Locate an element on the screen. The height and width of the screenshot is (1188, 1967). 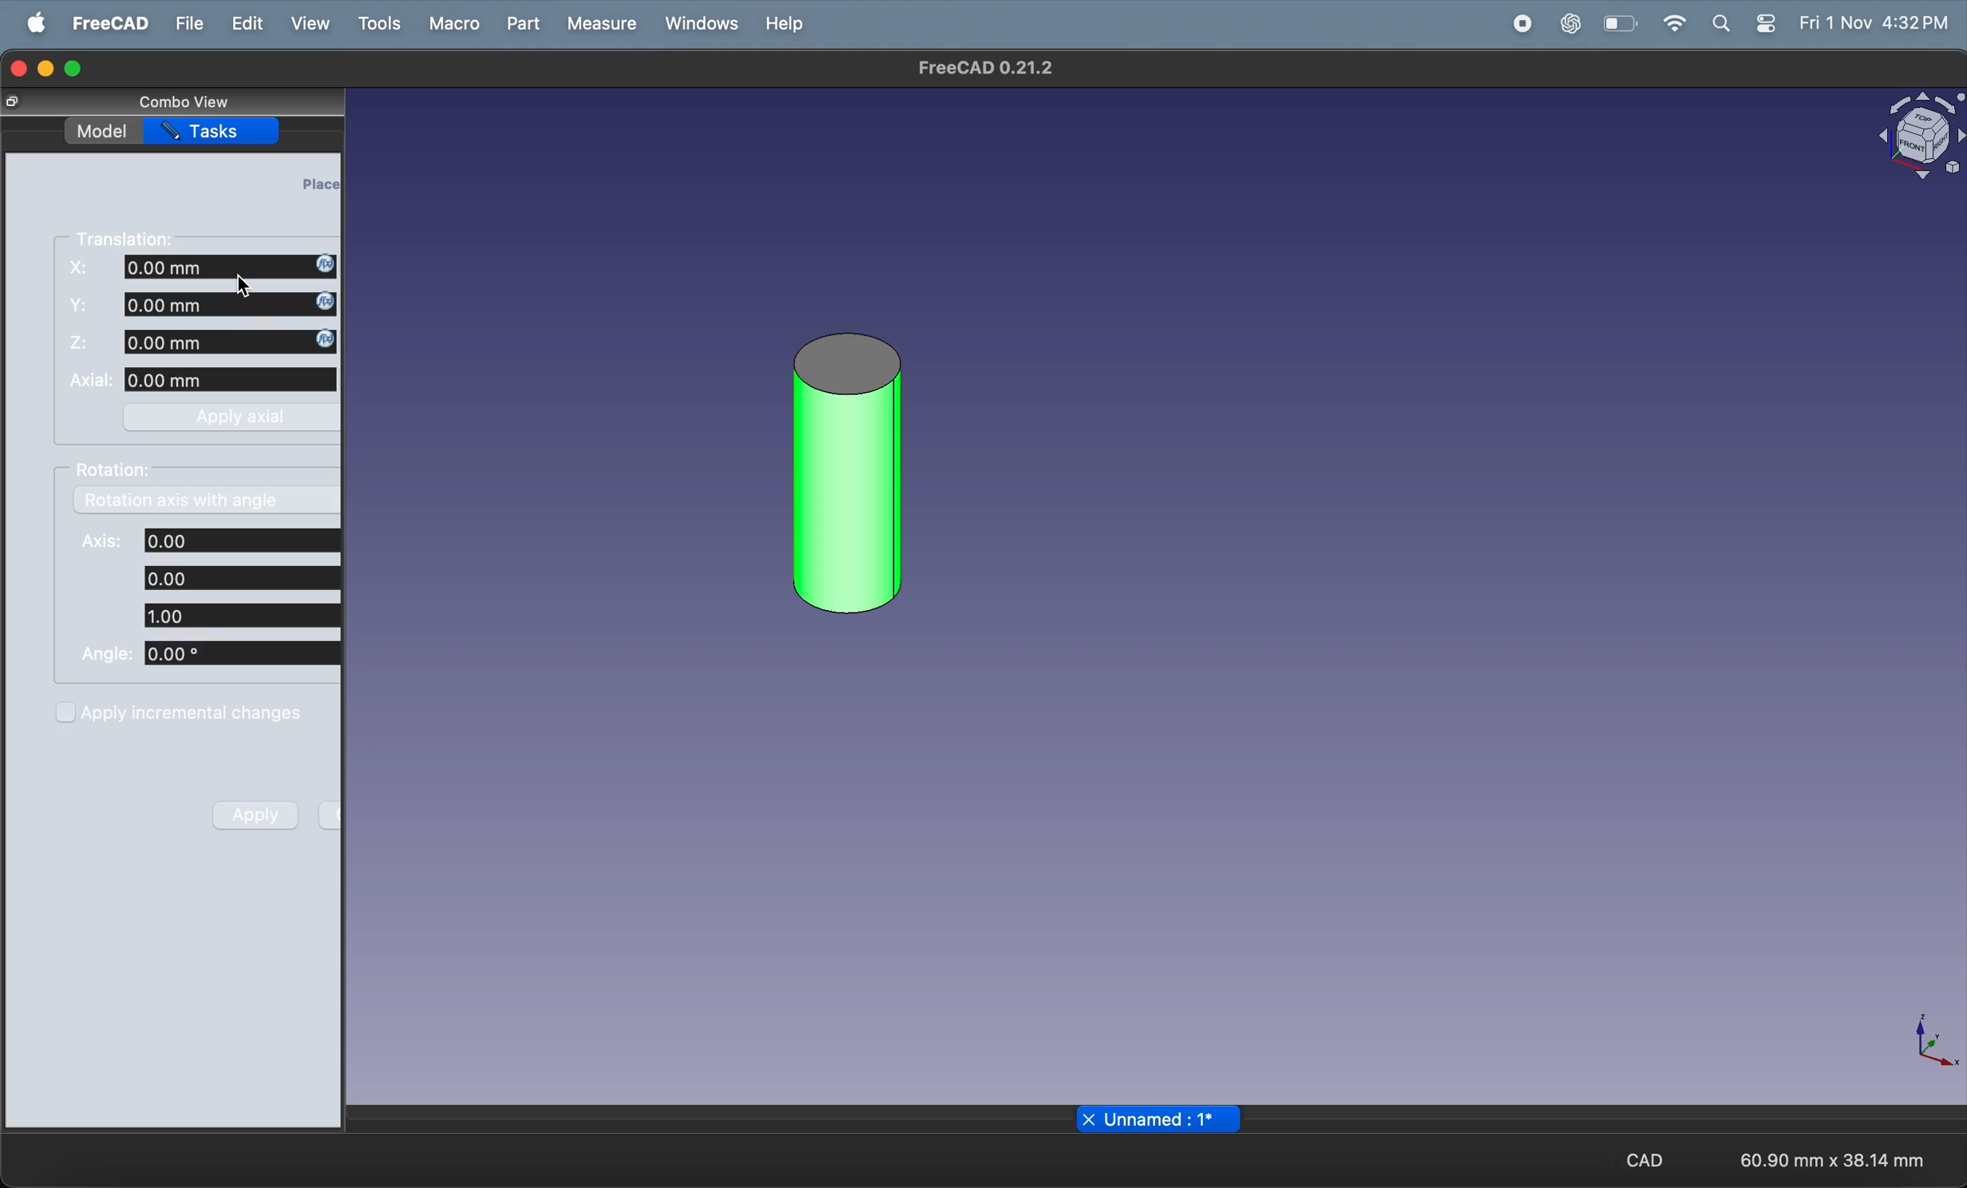
windows is located at coordinates (695, 26).